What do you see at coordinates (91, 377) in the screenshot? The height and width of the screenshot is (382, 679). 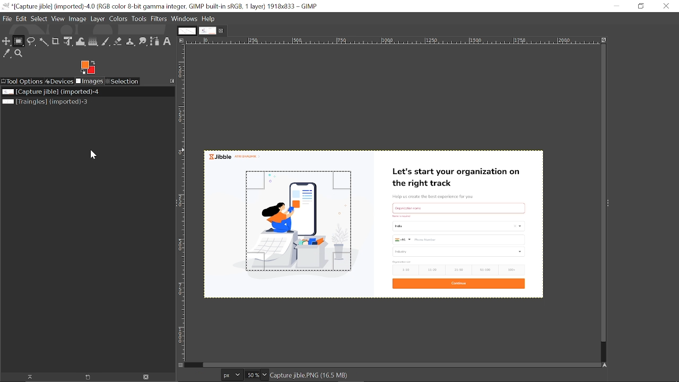 I see `Create a new display for this image` at bounding box center [91, 377].